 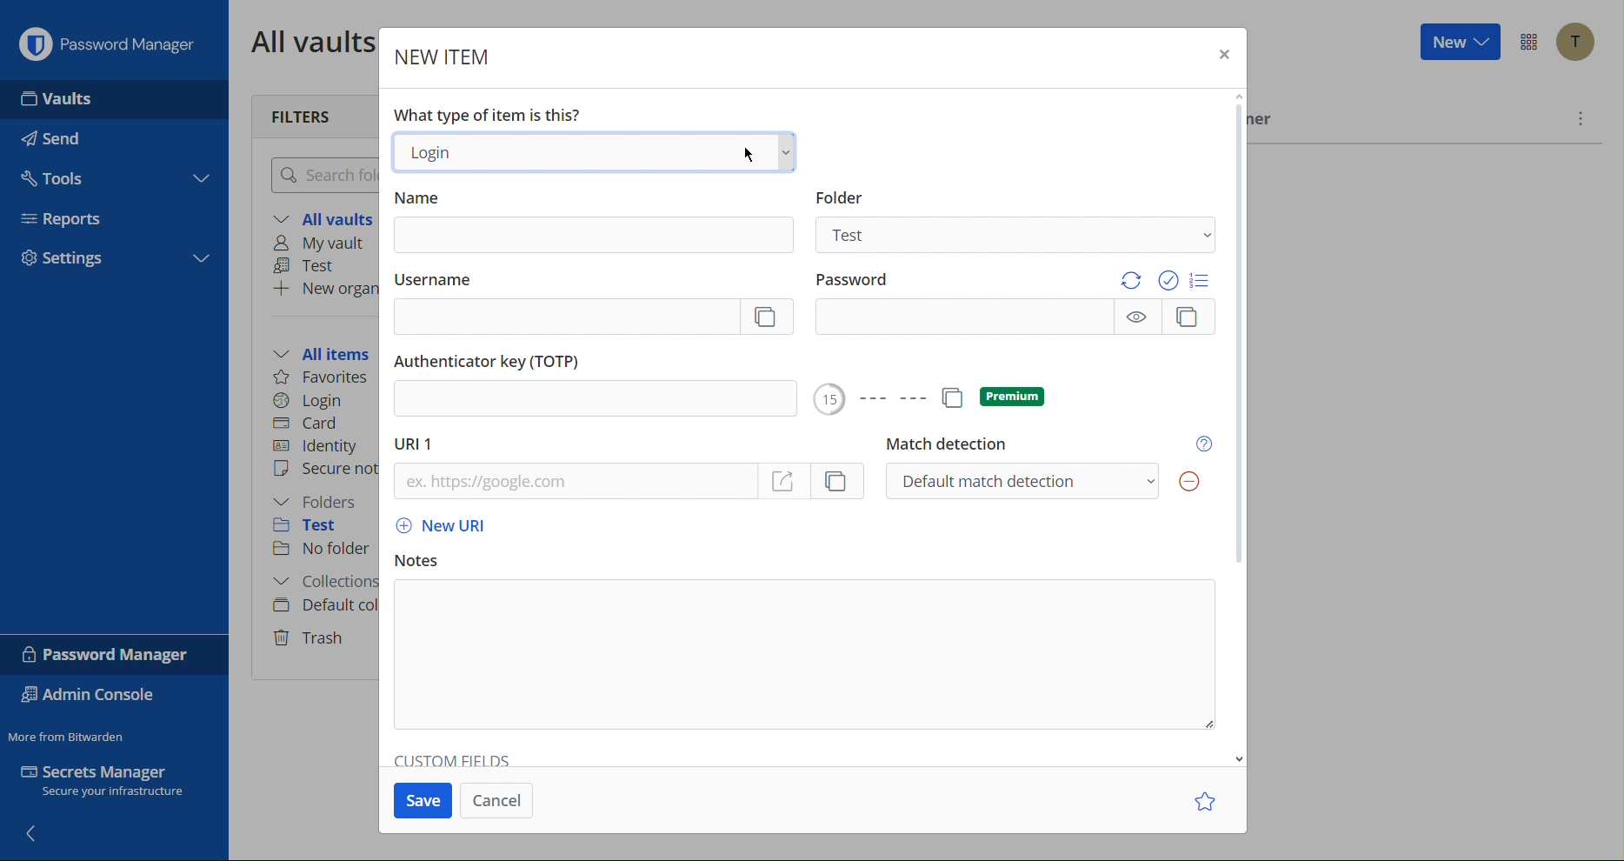 What do you see at coordinates (320, 472) in the screenshot?
I see `Secure note` at bounding box center [320, 472].